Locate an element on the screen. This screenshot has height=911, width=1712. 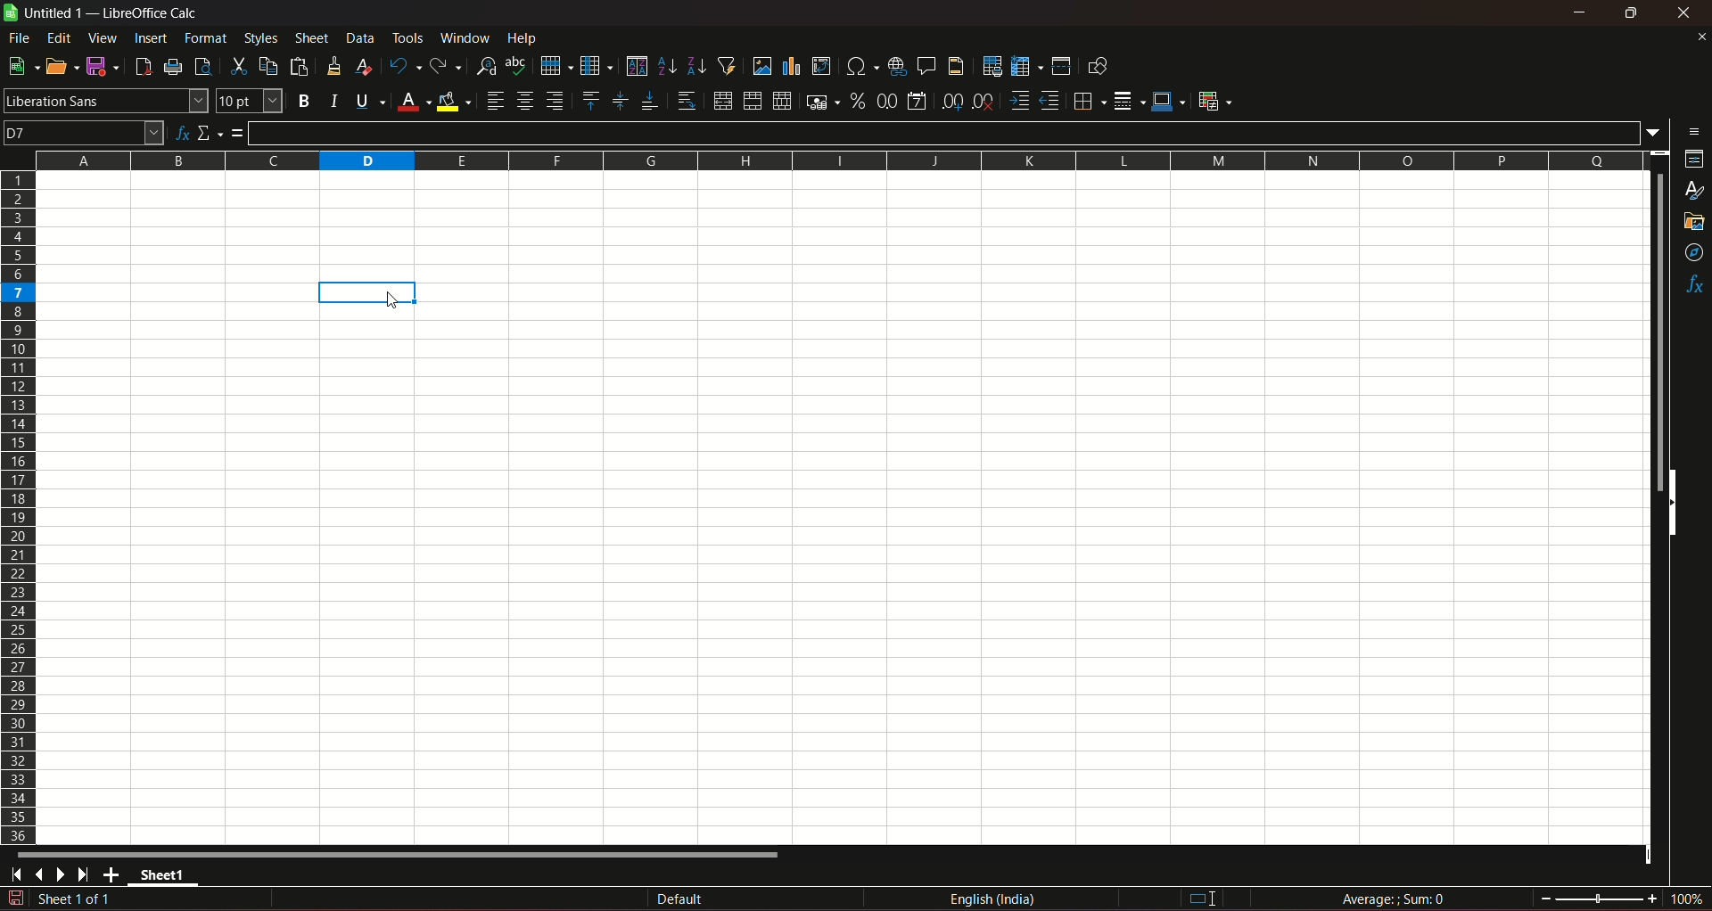
font name is located at coordinates (105, 100).